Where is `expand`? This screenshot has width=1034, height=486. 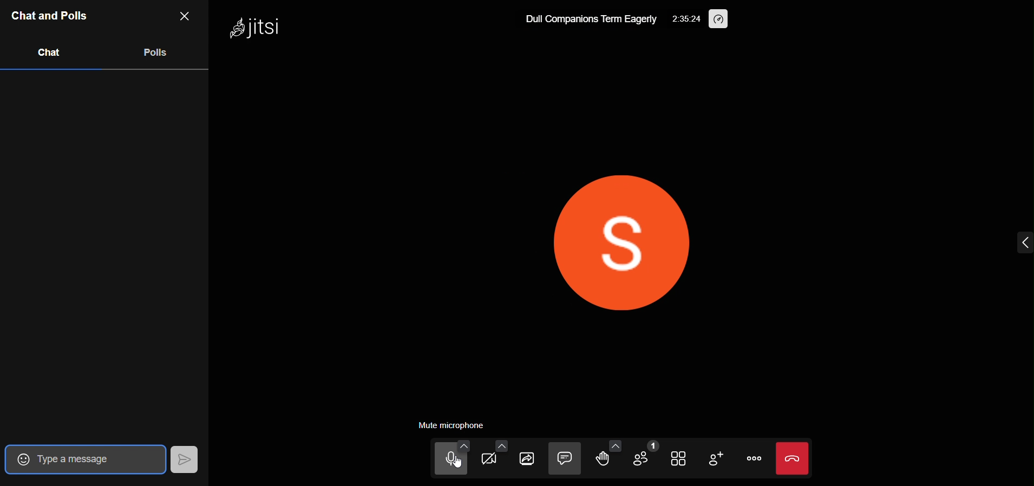 expand is located at coordinates (1014, 242).